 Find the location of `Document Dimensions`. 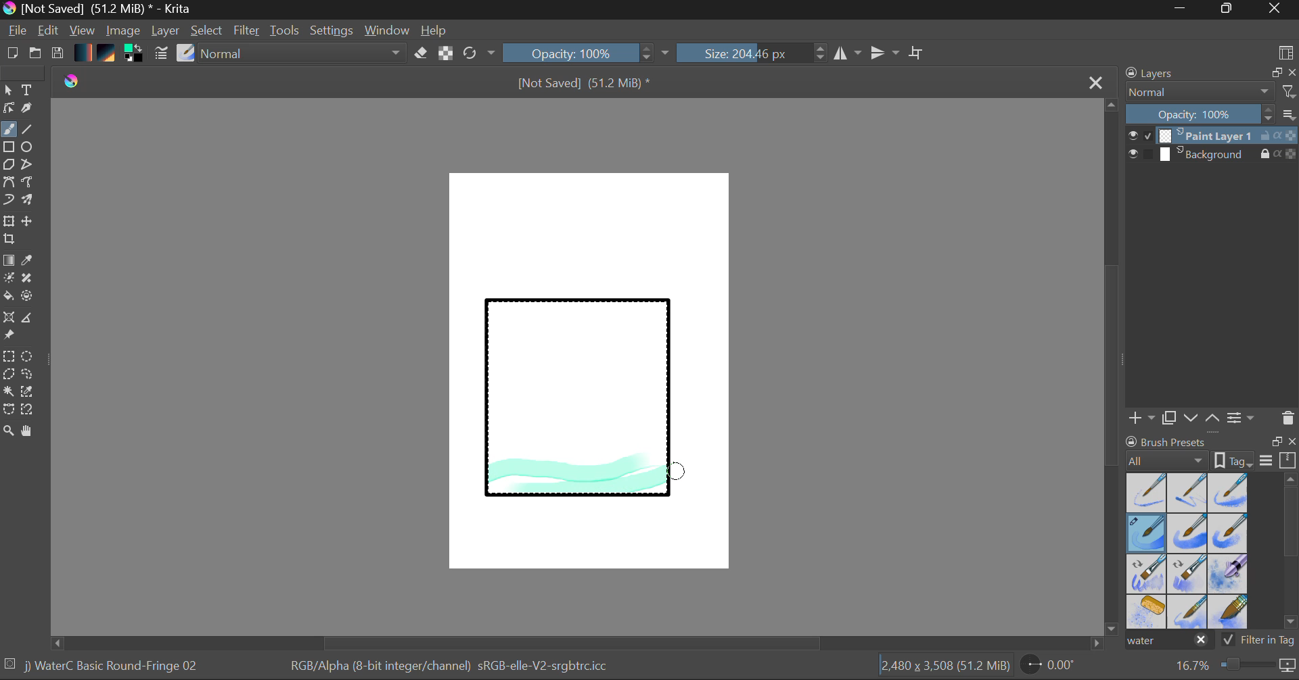

Document Dimensions is located at coordinates (944, 668).